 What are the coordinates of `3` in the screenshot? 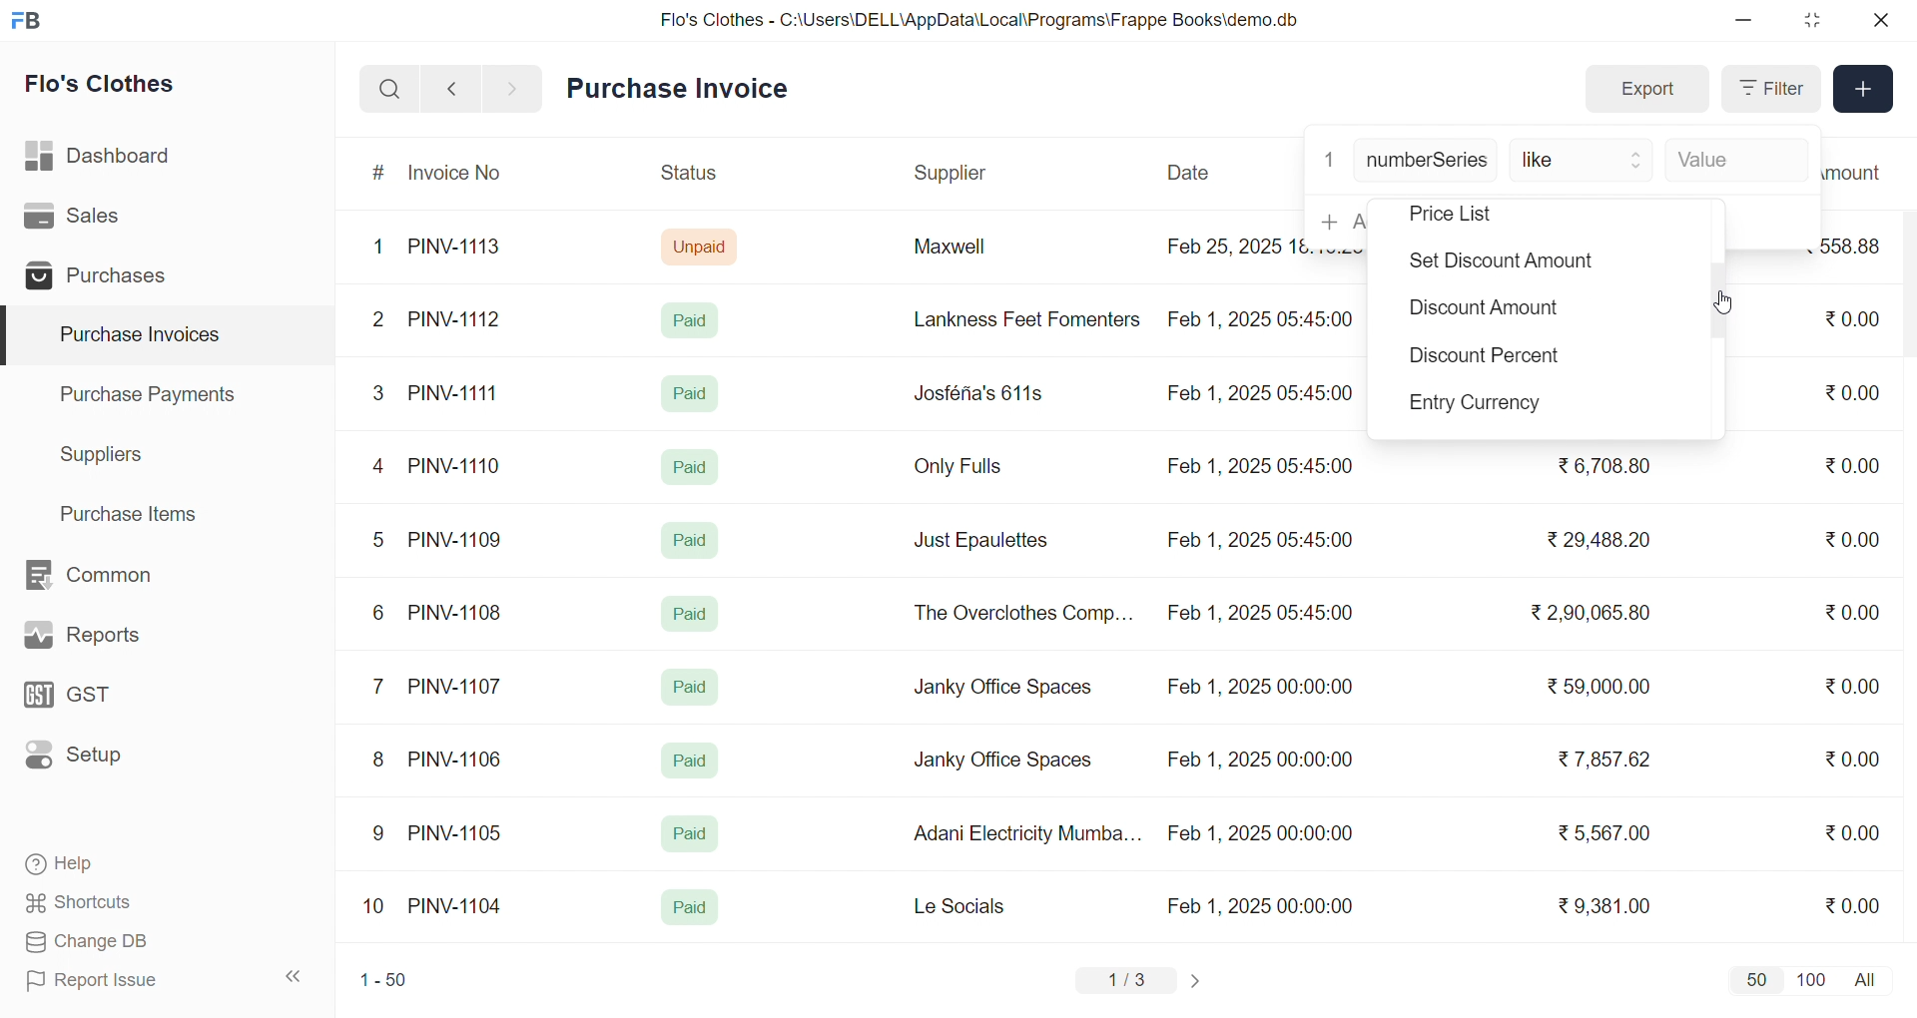 It's located at (378, 392).